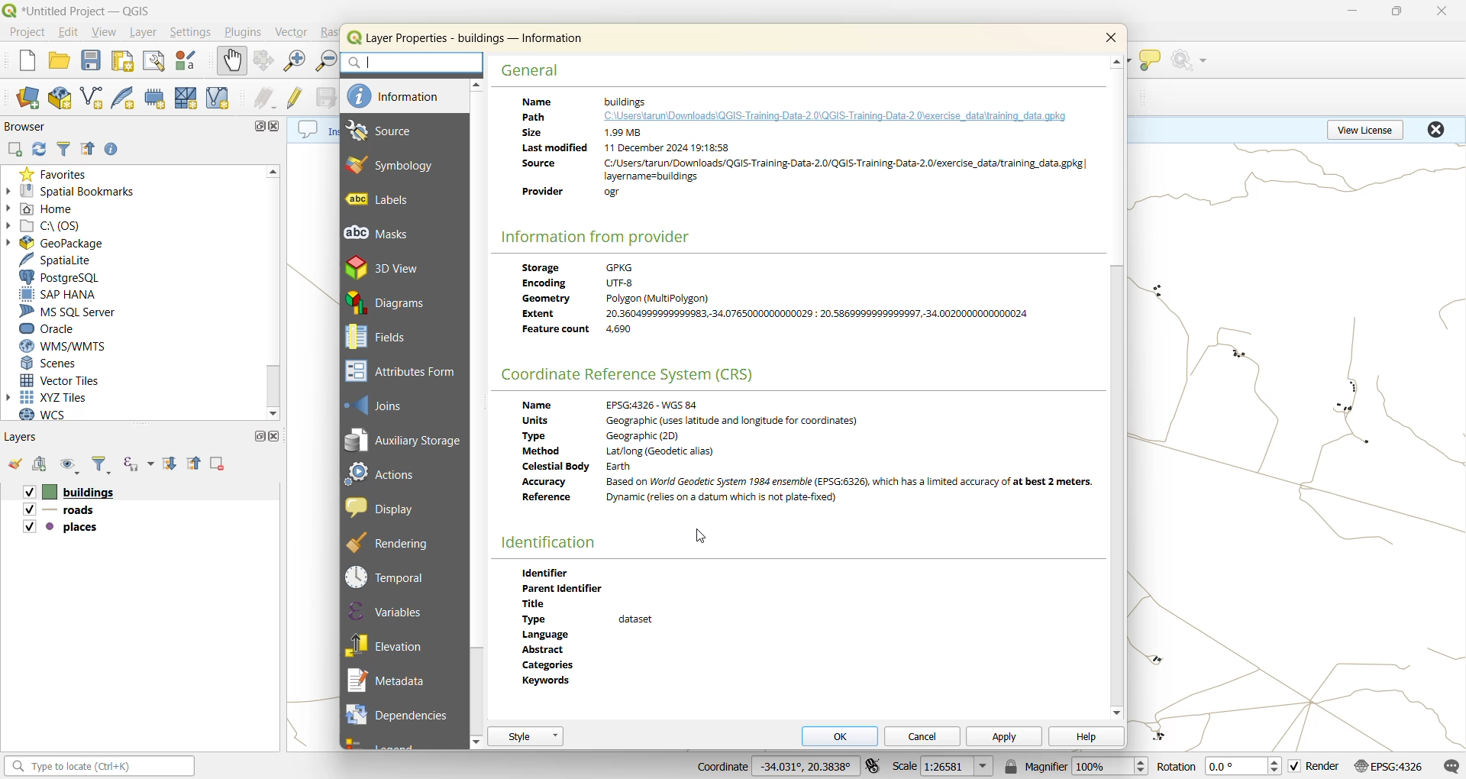  I want to click on zoom out, so click(326, 60).